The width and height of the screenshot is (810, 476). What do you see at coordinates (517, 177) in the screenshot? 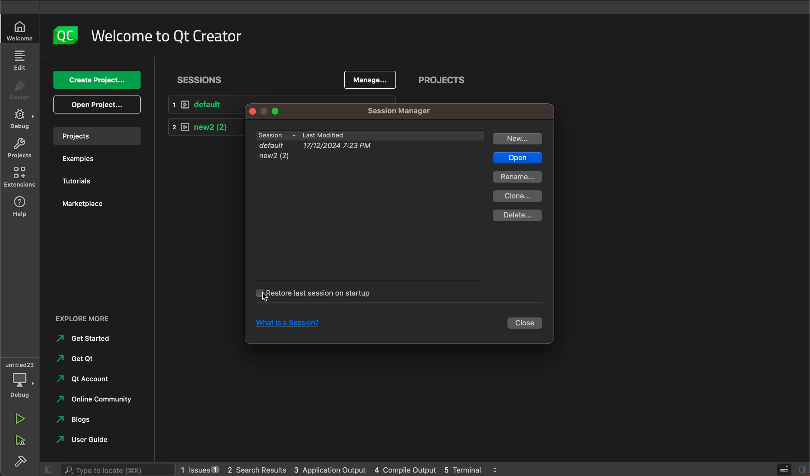
I see `rename ` at bounding box center [517, 177].